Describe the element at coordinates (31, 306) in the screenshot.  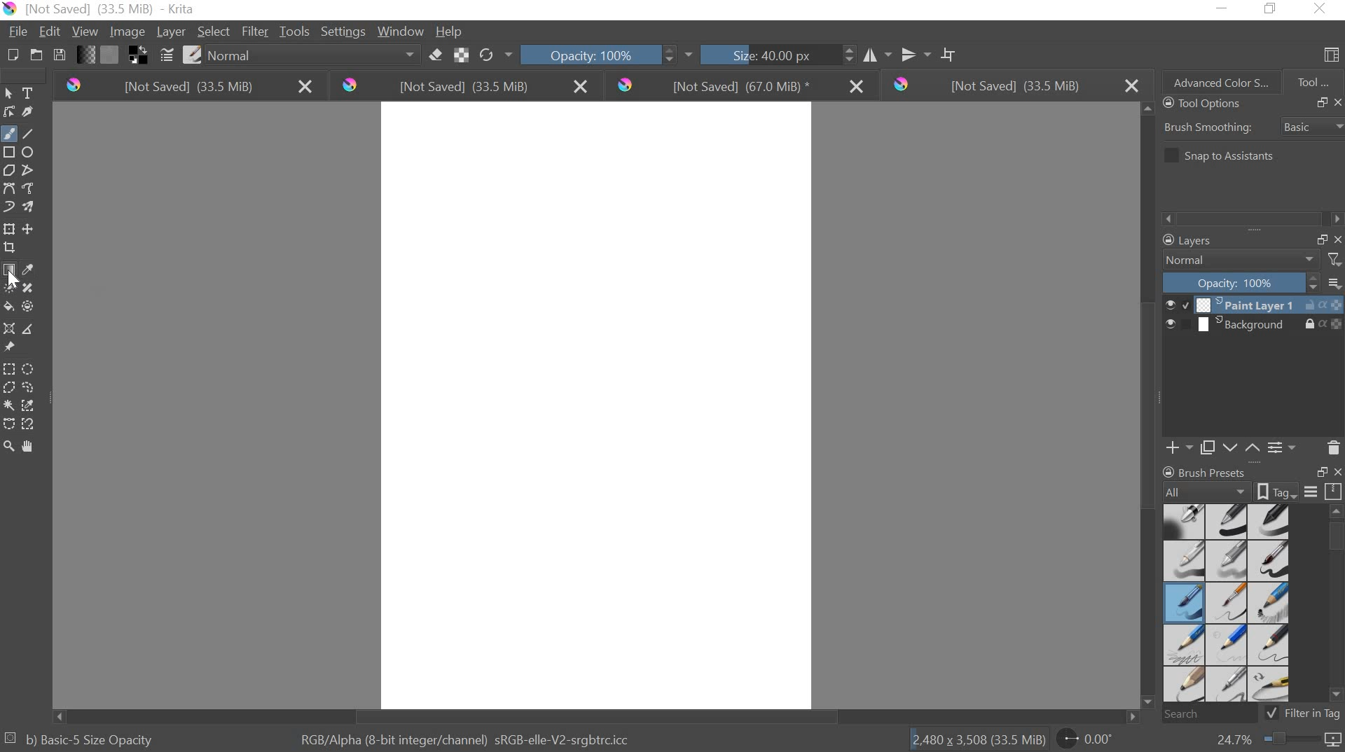
I see `enclose and fill` at that location.